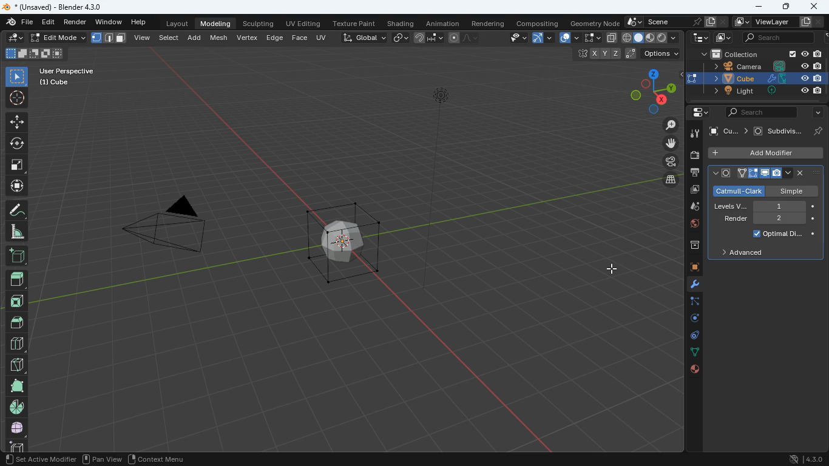 This screenshot has width=829, height=466. Describe the element at coordinates (17, 430) in the screenshot. I see `whole` at that location.